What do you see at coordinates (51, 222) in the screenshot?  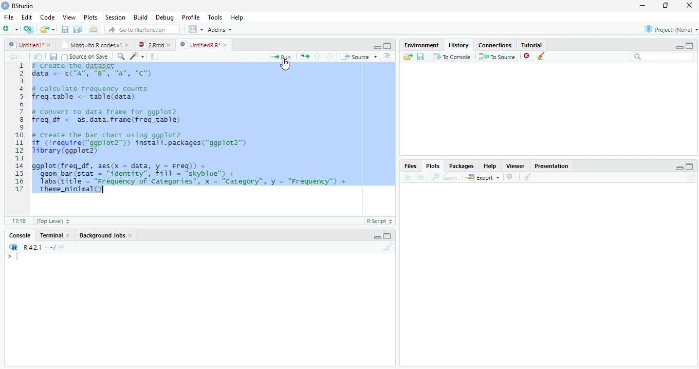 I see `Top level` at bounding box center [51, 222].